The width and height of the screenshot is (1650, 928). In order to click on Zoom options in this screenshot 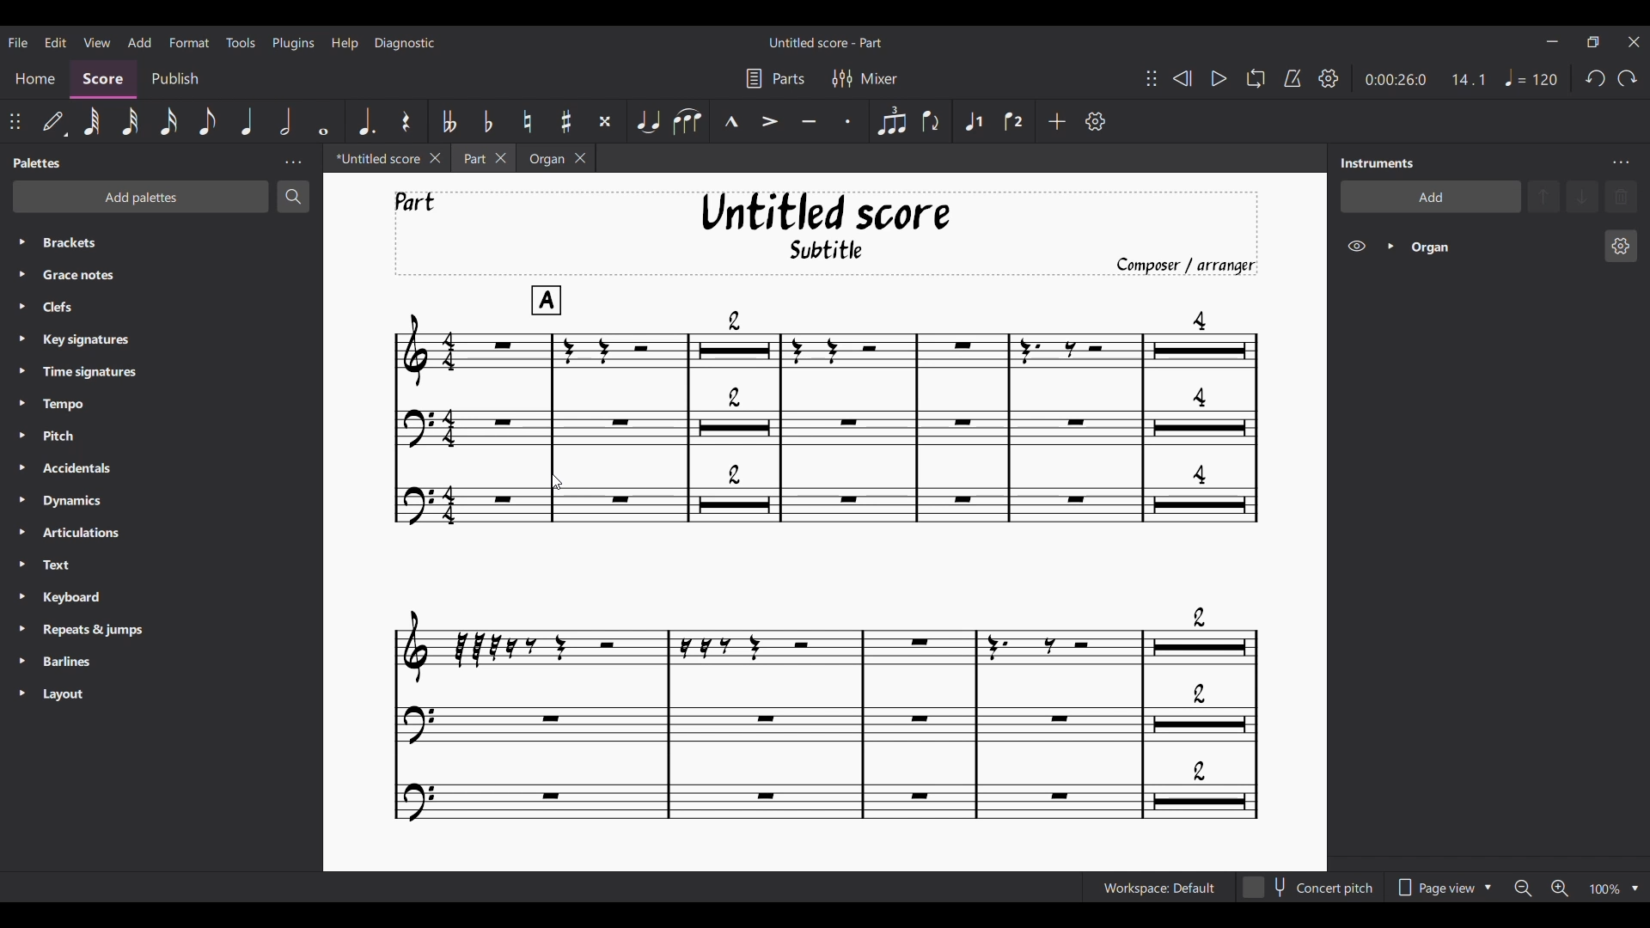, I will do `click(1634, 888)`.